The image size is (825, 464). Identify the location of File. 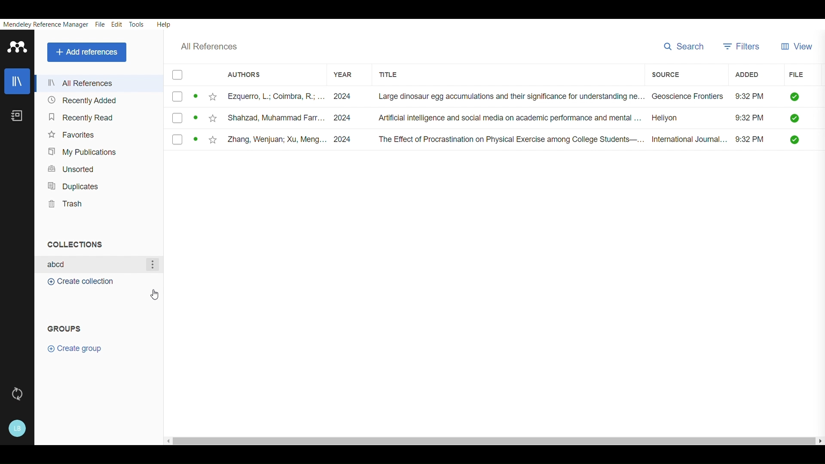
(100, 24).